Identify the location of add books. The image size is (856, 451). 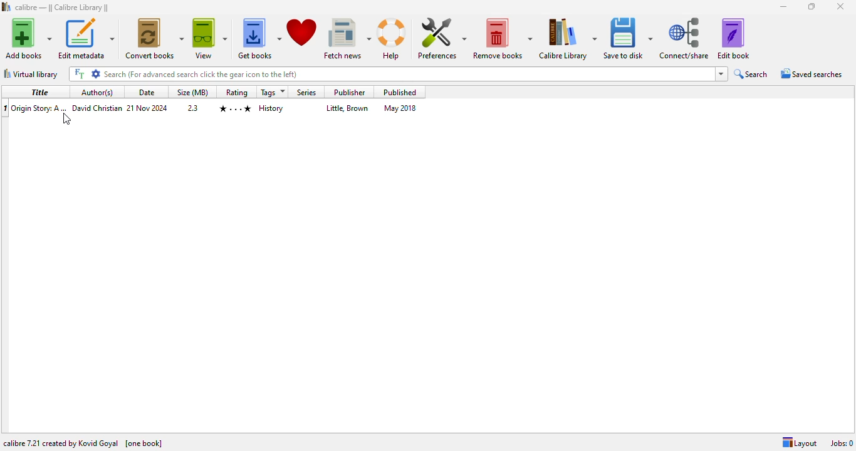
(28, 38).